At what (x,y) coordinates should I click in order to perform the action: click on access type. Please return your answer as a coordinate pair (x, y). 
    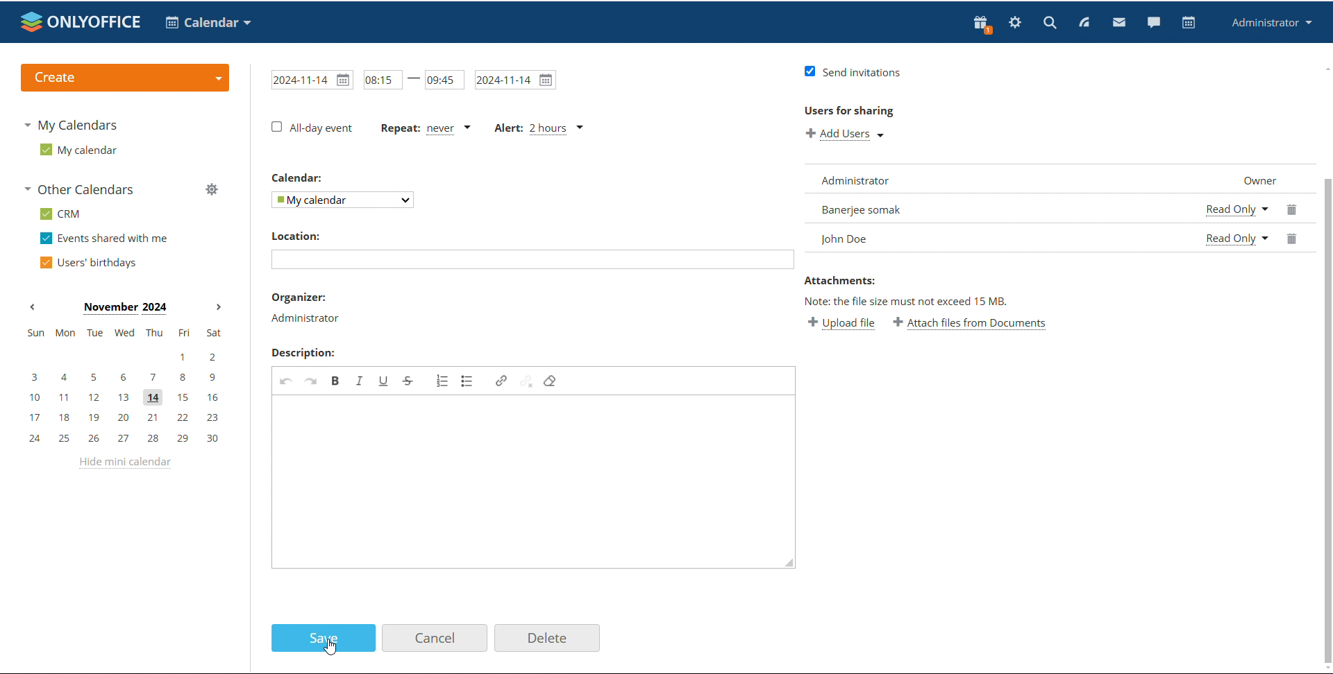
    Looking at the image, I should click on (1239, 223).